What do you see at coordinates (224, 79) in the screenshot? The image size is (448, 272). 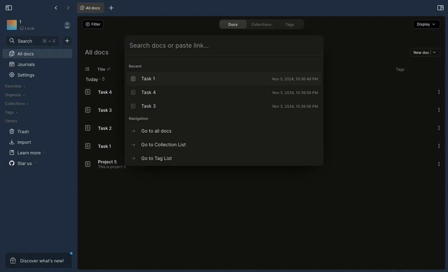 I see `Task 1` at bounding box center [224, 79].